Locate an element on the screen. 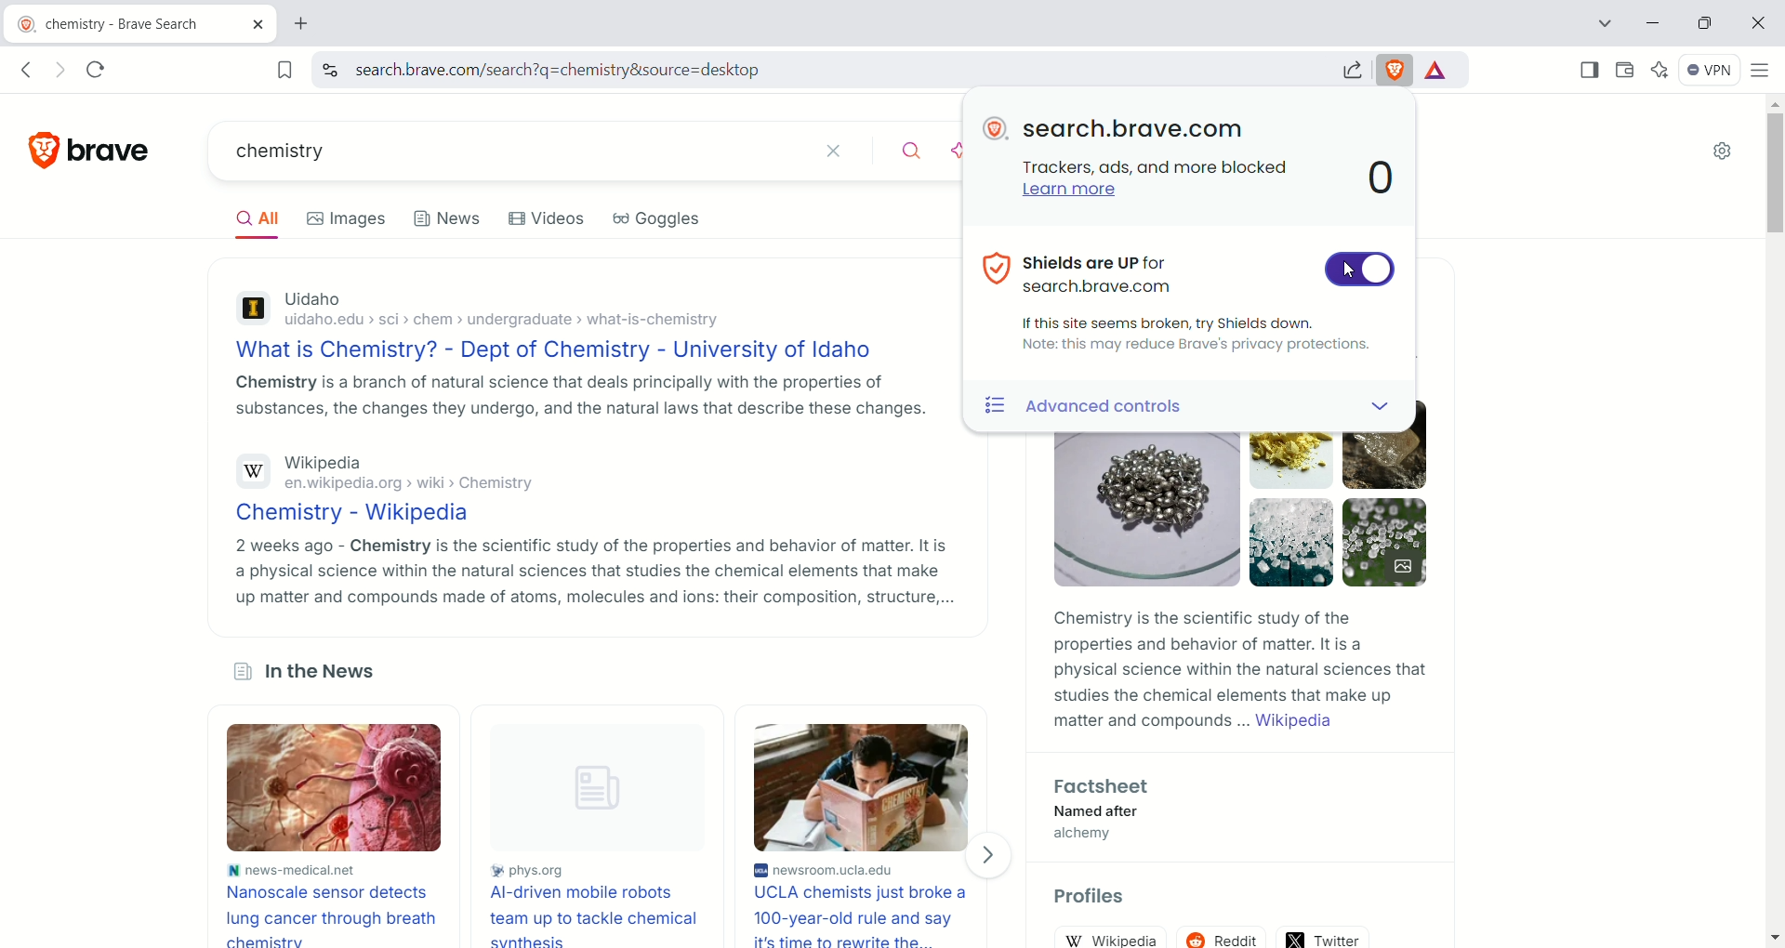 This screenshot has height=948, width=1785. 0 is located at coordinates (1379, 179).